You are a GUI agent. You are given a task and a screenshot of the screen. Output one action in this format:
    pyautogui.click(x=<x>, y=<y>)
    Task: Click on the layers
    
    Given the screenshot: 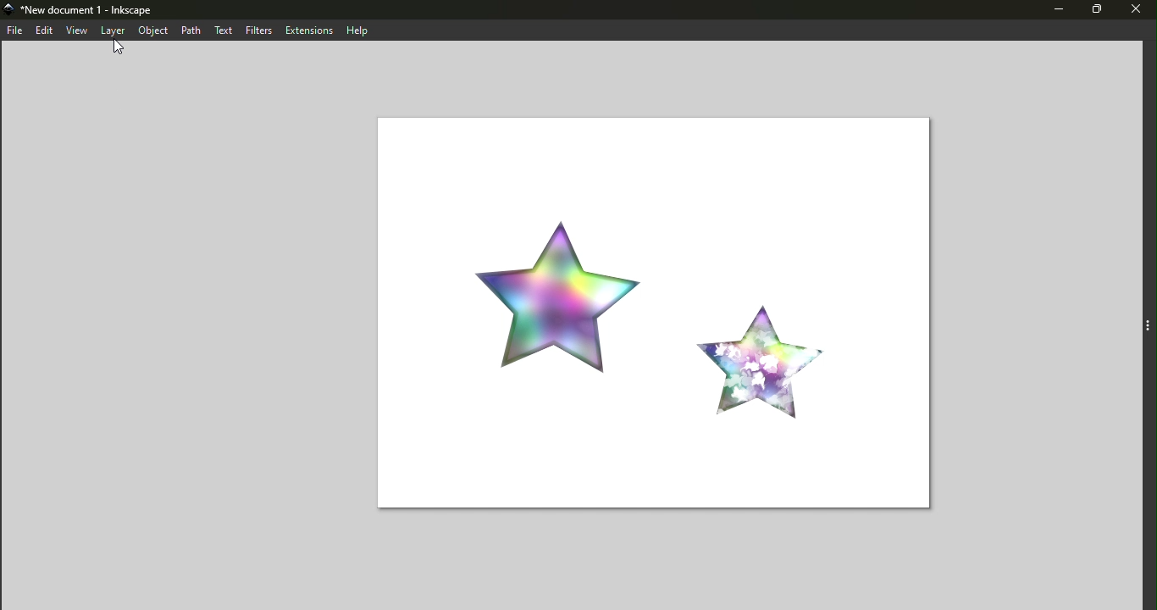 What is the action you would take?
    pyautogui.click(x=109, y=31)
    